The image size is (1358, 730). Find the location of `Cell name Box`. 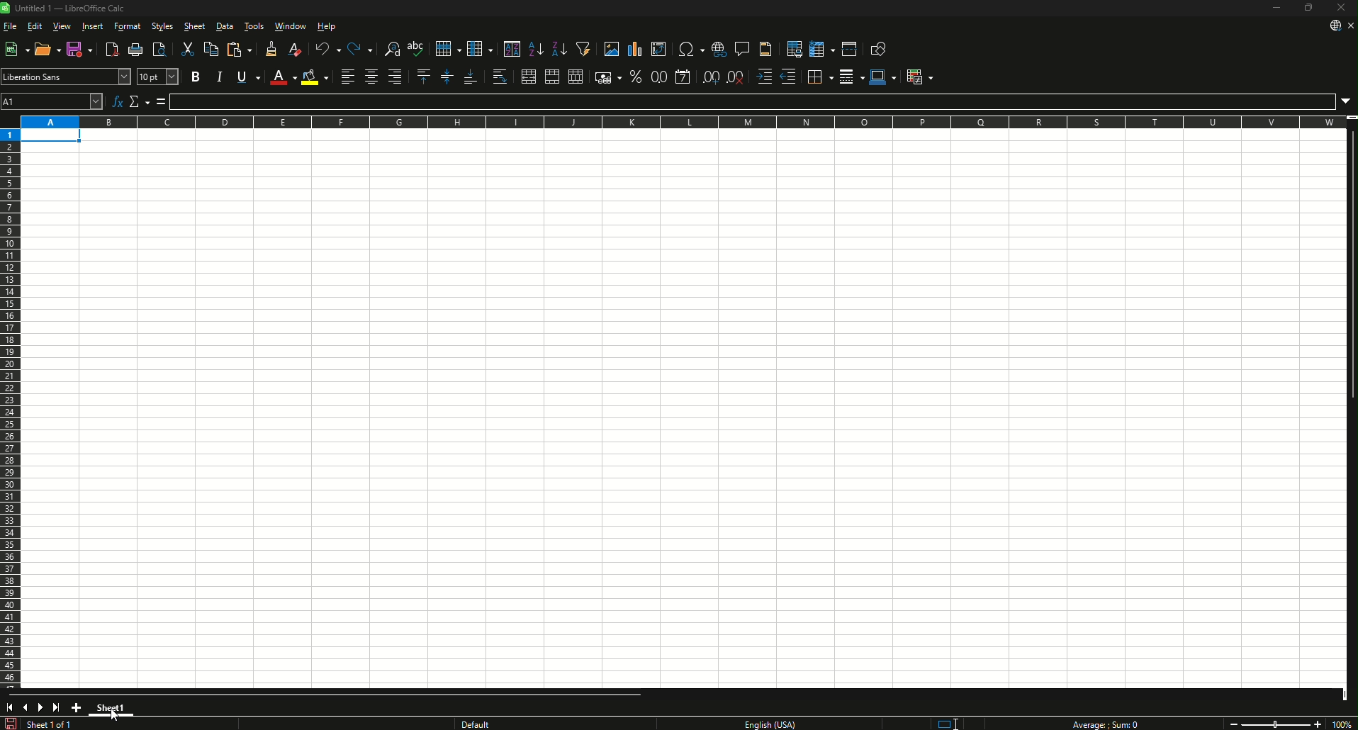

Cell name Box is located at coordinates (52, 101).